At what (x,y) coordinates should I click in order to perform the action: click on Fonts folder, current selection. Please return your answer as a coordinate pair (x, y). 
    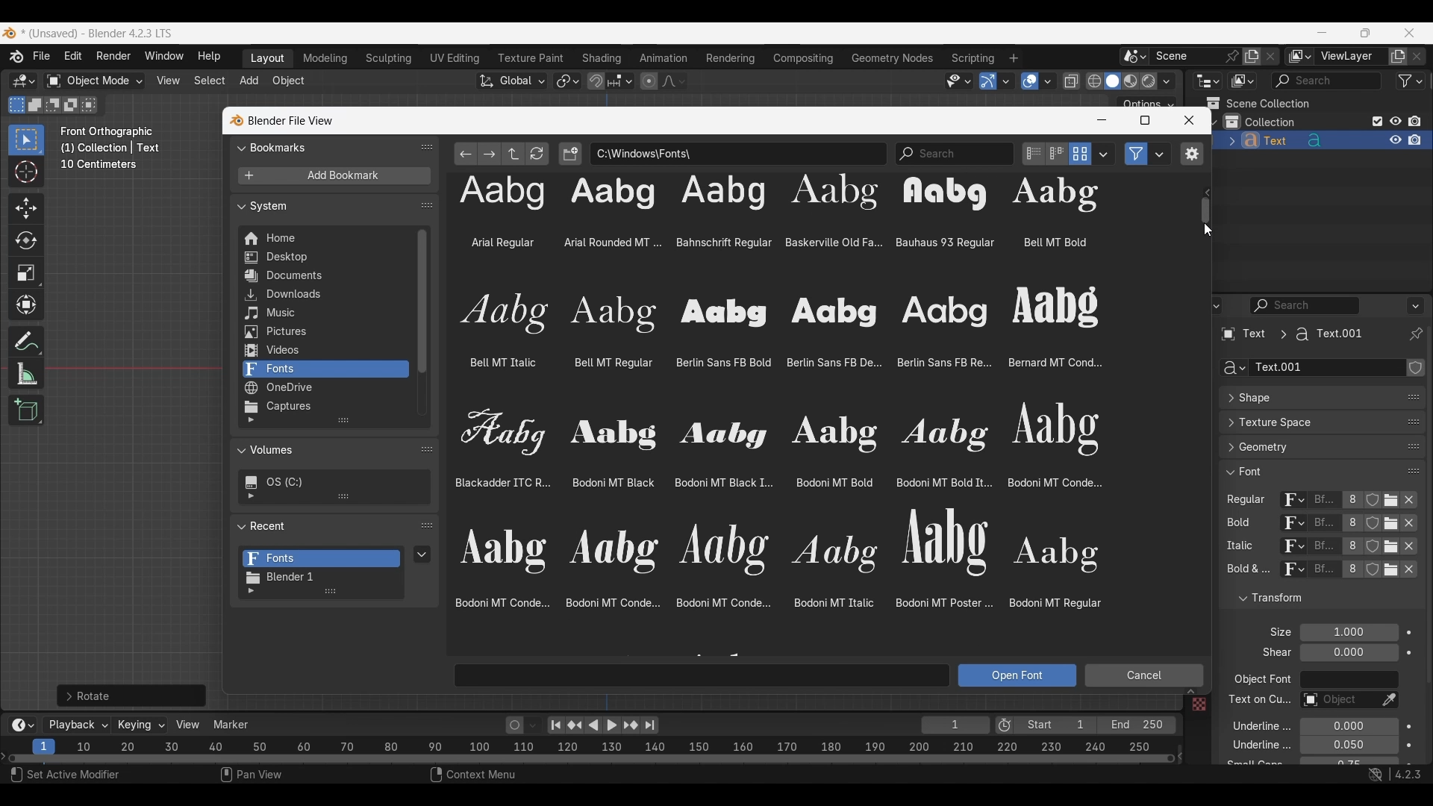
    Looking at the image, I should click on (325, 369).